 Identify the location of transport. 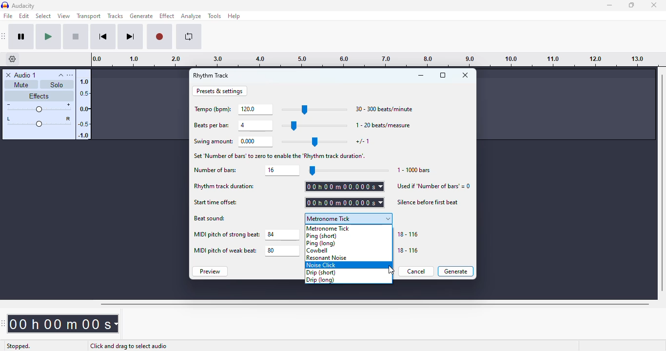
(88, 16).